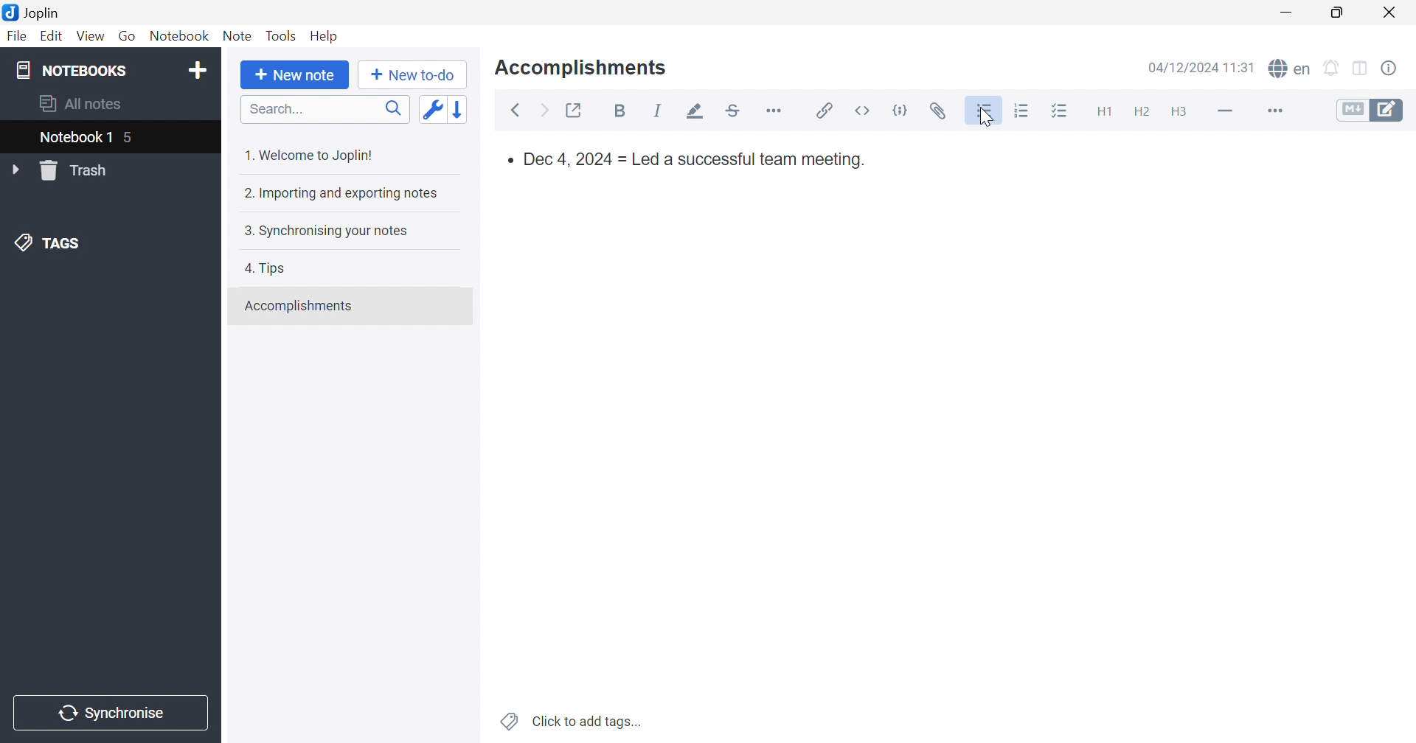  What do you see at coordinates (572, 721) in the screenshot?
I see `Click to add tags...` at bounding box center [572, 721].